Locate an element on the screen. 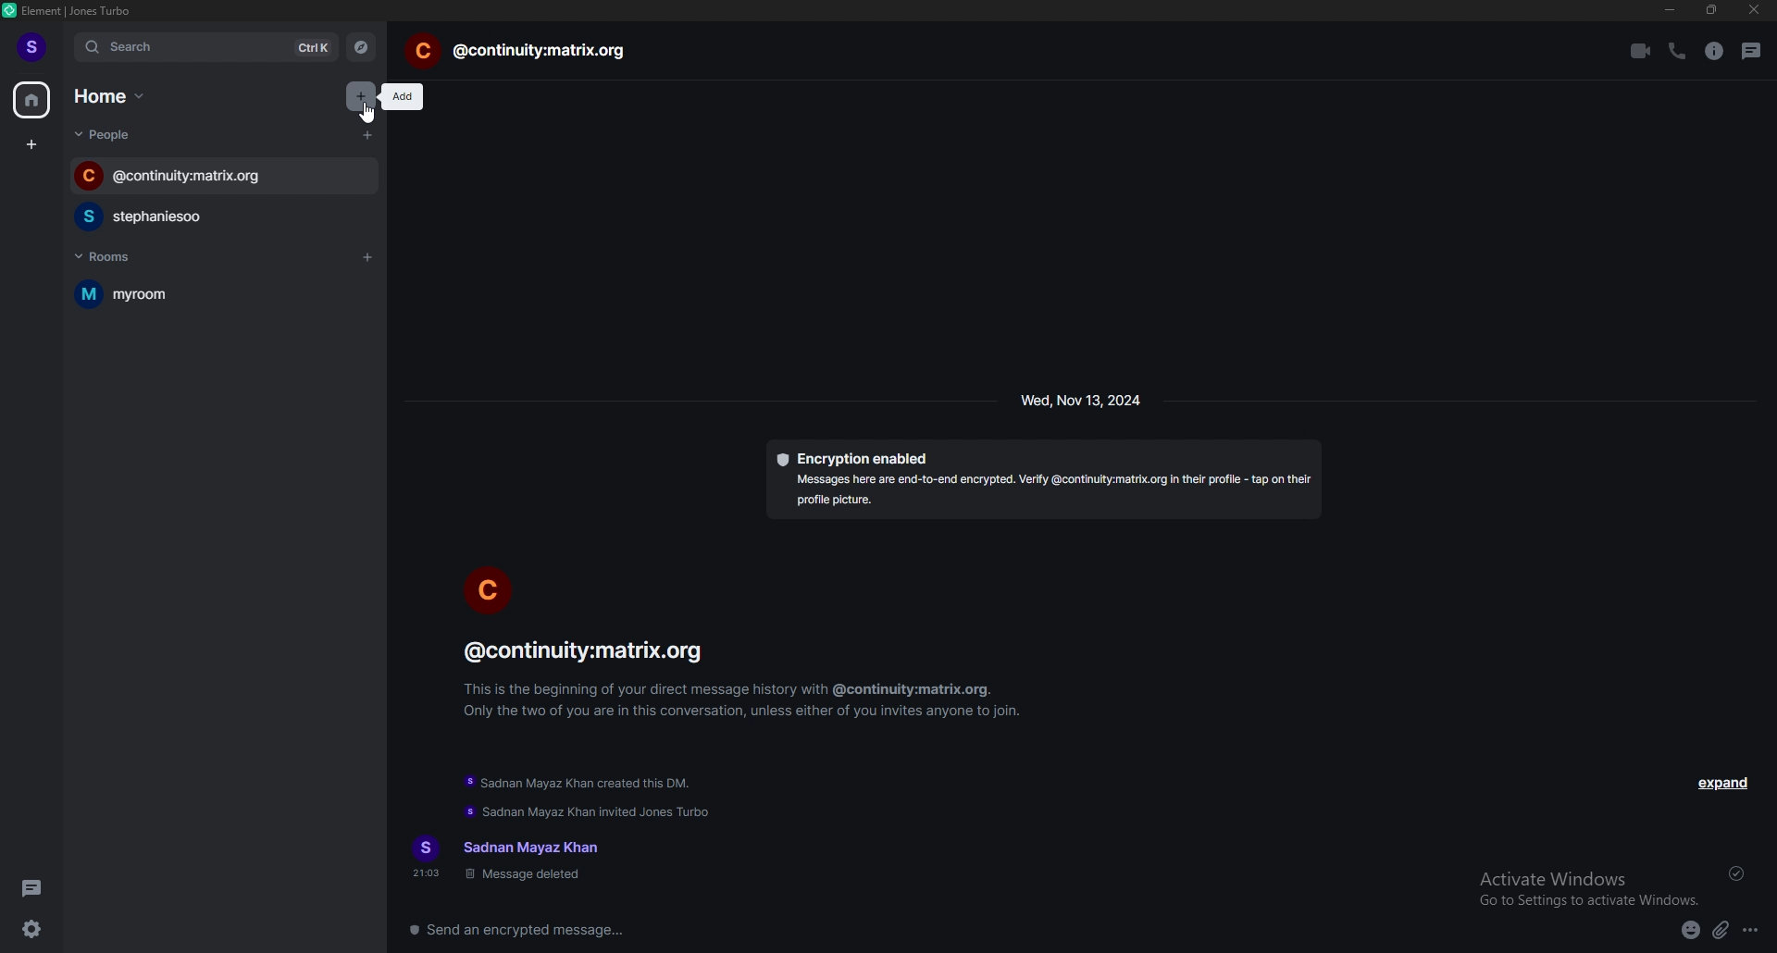 The width and height of the screenshot is (1777, 953). quick settings is located at coordinates (33, 928).